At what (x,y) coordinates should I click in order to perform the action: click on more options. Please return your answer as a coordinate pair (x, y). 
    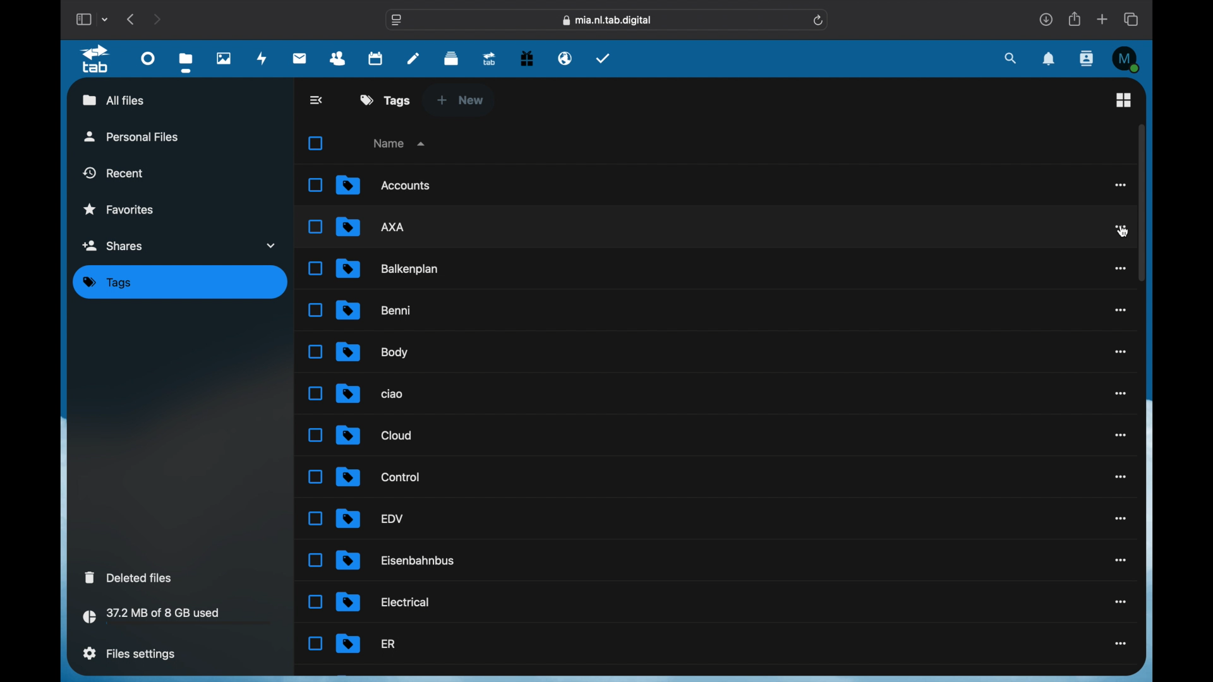
    Looking at the image, I should click on (1121, 227).